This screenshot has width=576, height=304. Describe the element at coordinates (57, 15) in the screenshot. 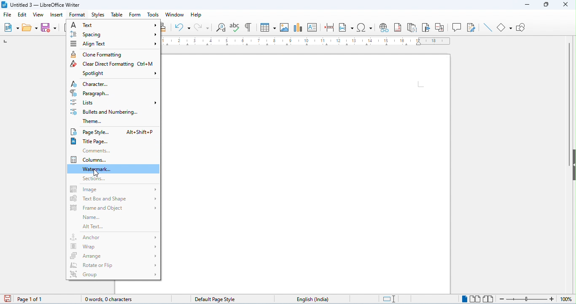

I see `insert` at that location.